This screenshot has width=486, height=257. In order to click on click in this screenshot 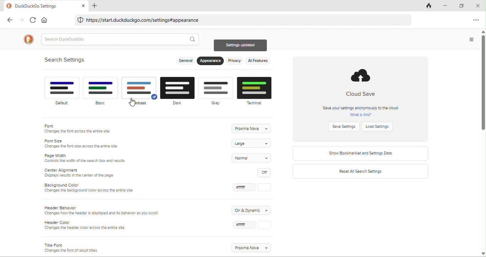, I will do `click(253, 188)`.